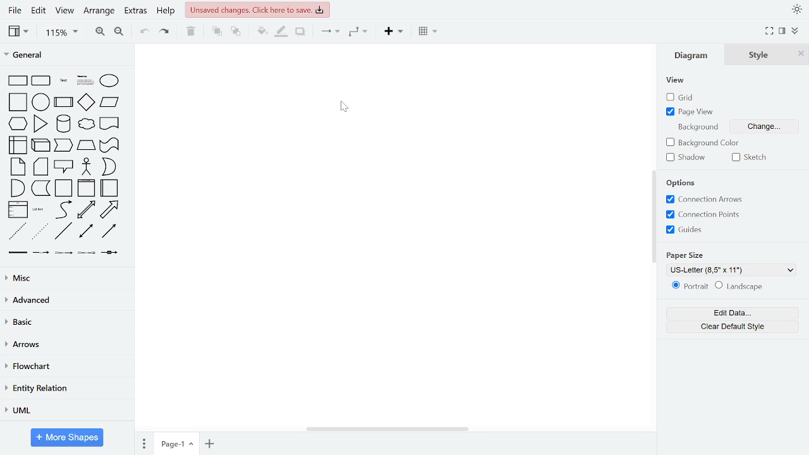 Image resolution: width=809 pixels, height=455 pixels. Describe the element at coordinates (110, 81) in the screenshot. I see `ellipse` at that location.